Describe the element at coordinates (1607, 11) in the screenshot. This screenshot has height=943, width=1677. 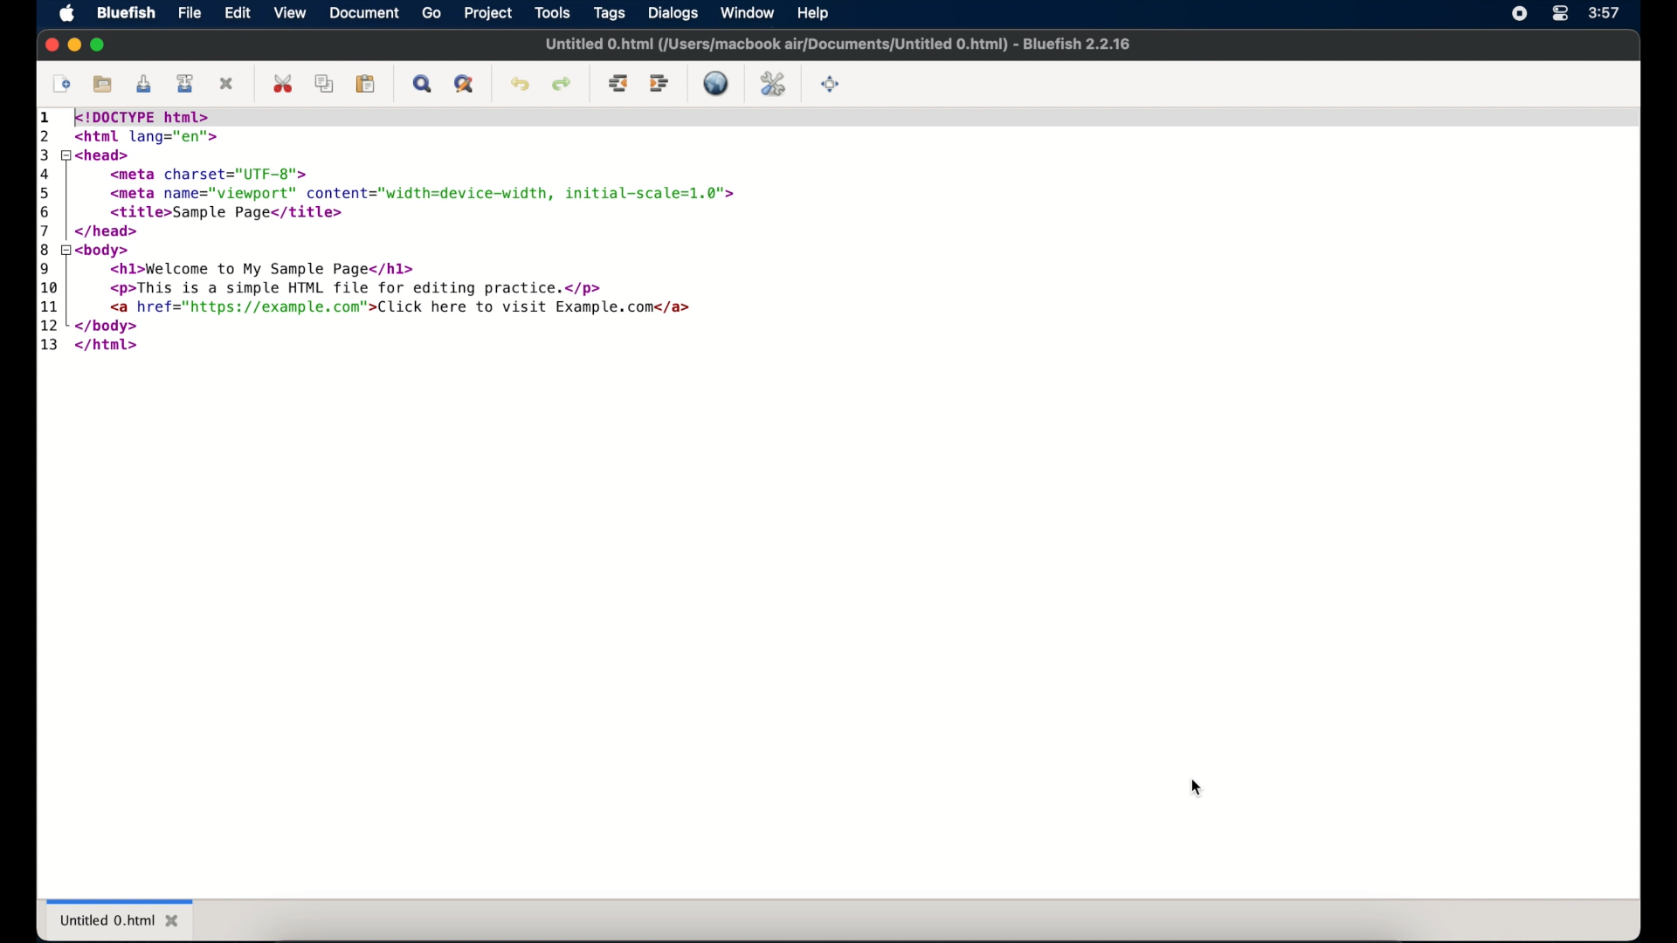
I see `time` at that location.